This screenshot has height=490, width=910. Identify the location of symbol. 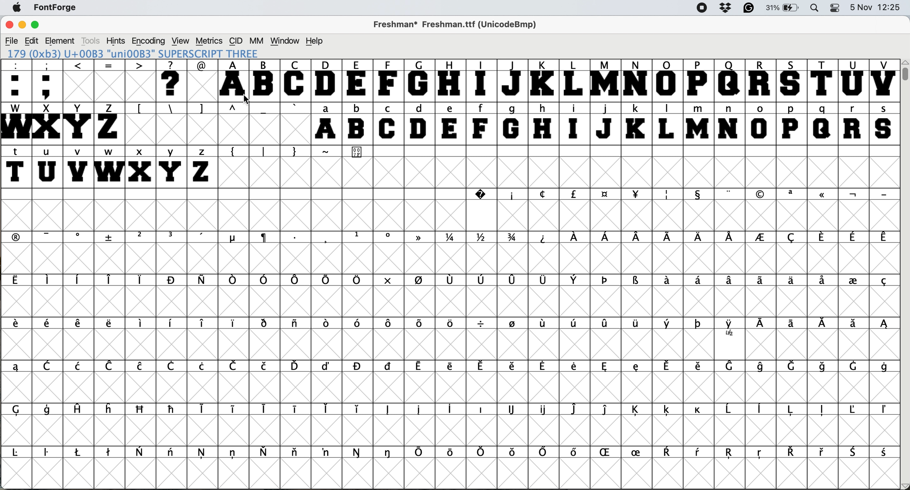
(606, 238).